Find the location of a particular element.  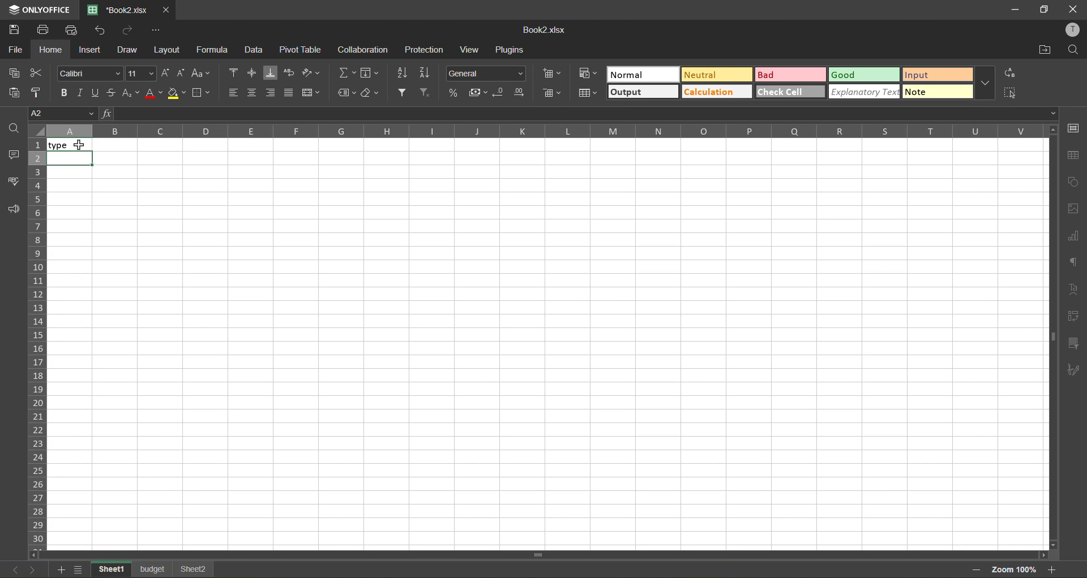

pivot table is located at coordinates (1077, 317).